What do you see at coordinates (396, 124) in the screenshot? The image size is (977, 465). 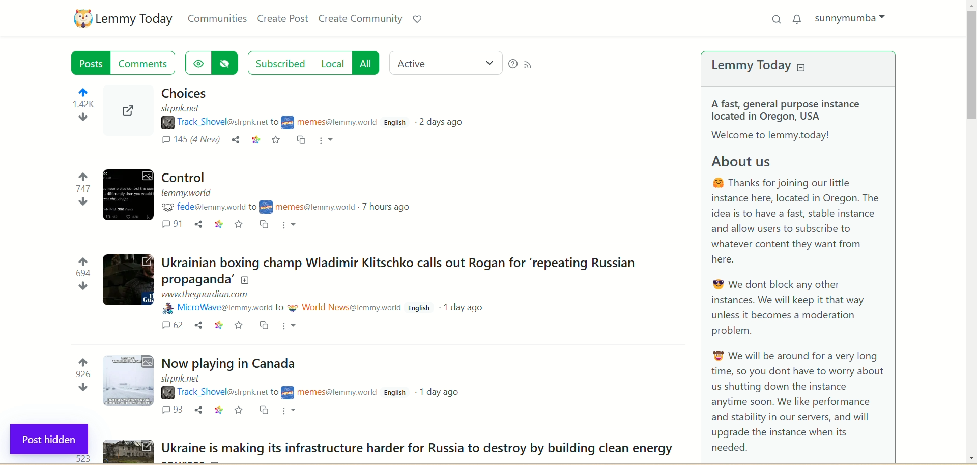 I see `language` at bounding box center [396, 124].